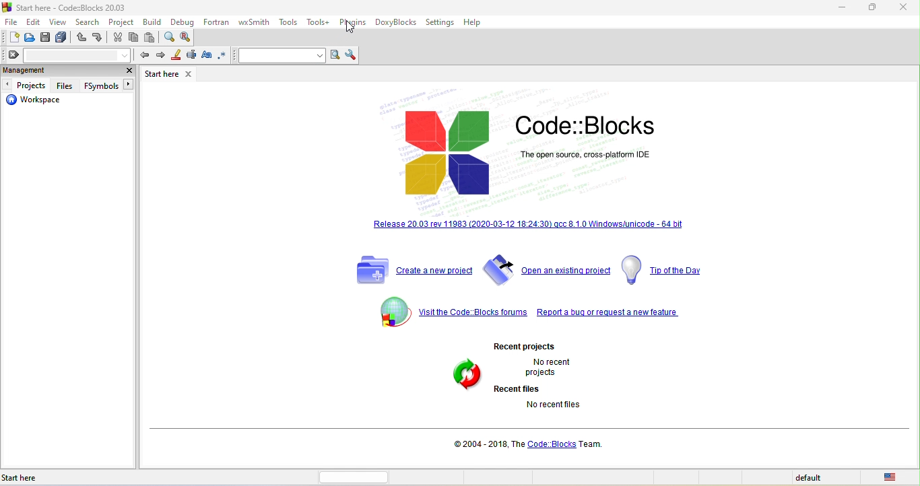 The width and height of the screenshot is (920, 486). What do you see at coordinates (810, 479) in the screenshot?
I see `default` at bounding box center [810, 479].